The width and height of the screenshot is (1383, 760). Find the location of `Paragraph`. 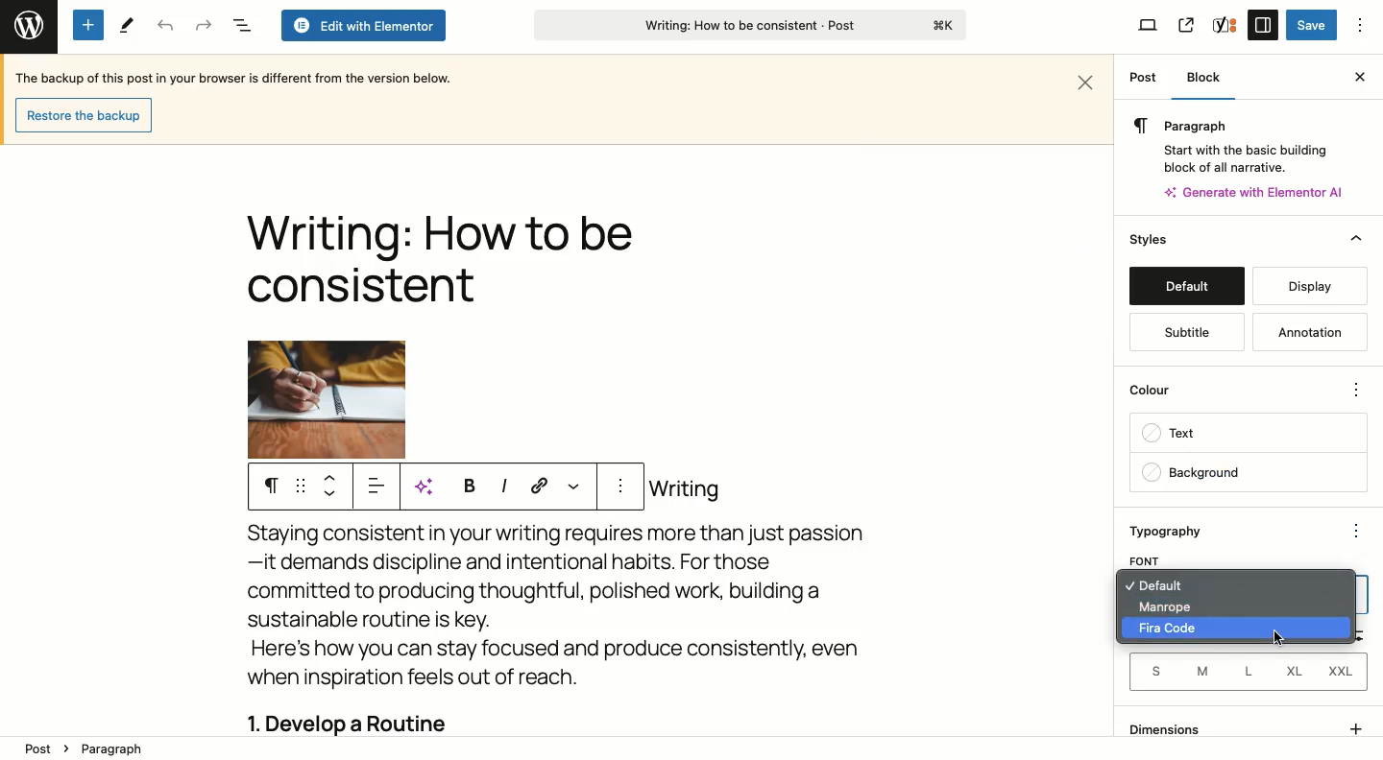

Paragraph is located at coordinates (271, 487).